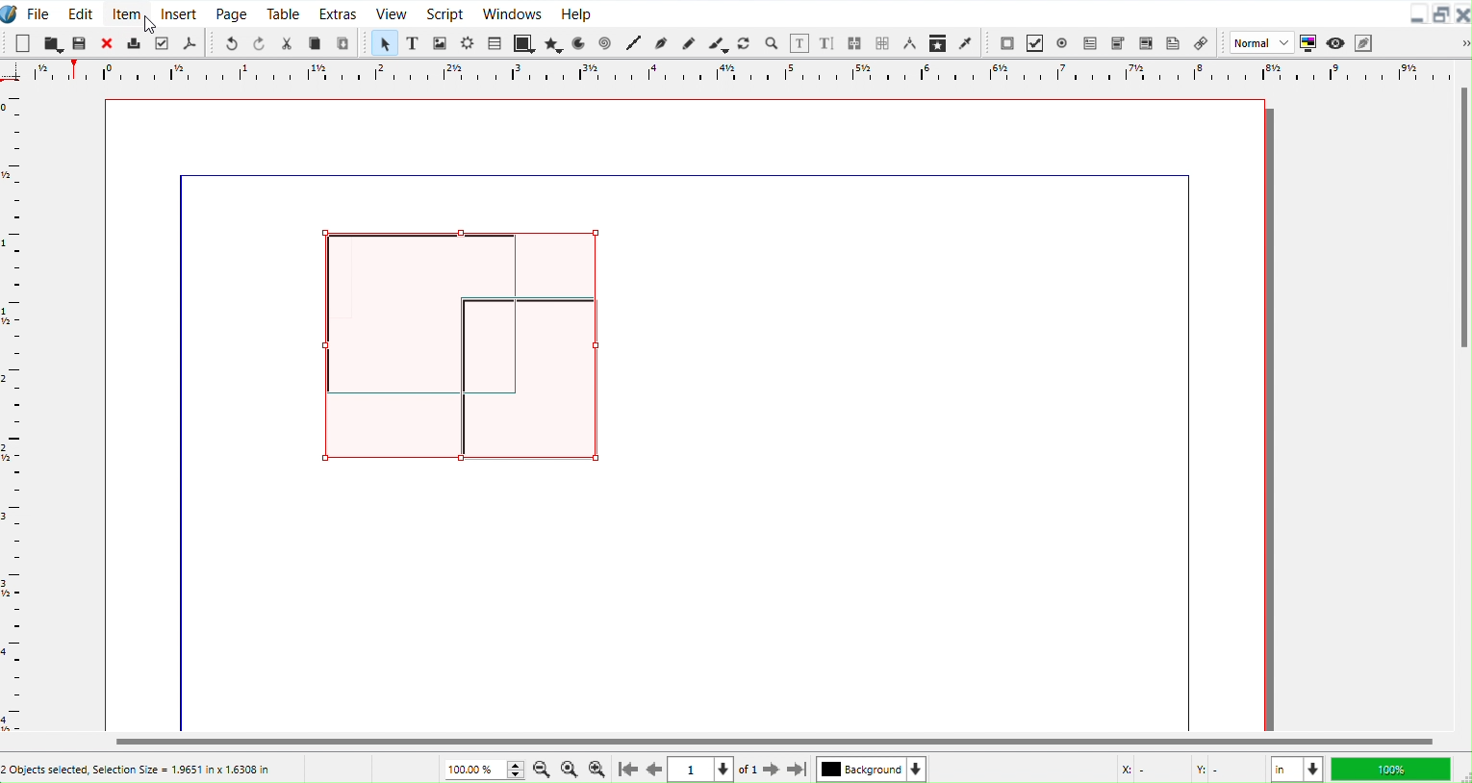 The height and width of the screenshot is (783, 1472). I want to click on PDF Combo Box, so click(1118, 42).